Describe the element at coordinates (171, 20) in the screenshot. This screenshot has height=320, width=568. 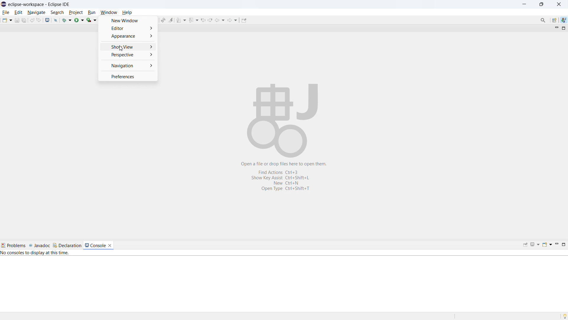
I see `toggle ant mark occurances` at that location.